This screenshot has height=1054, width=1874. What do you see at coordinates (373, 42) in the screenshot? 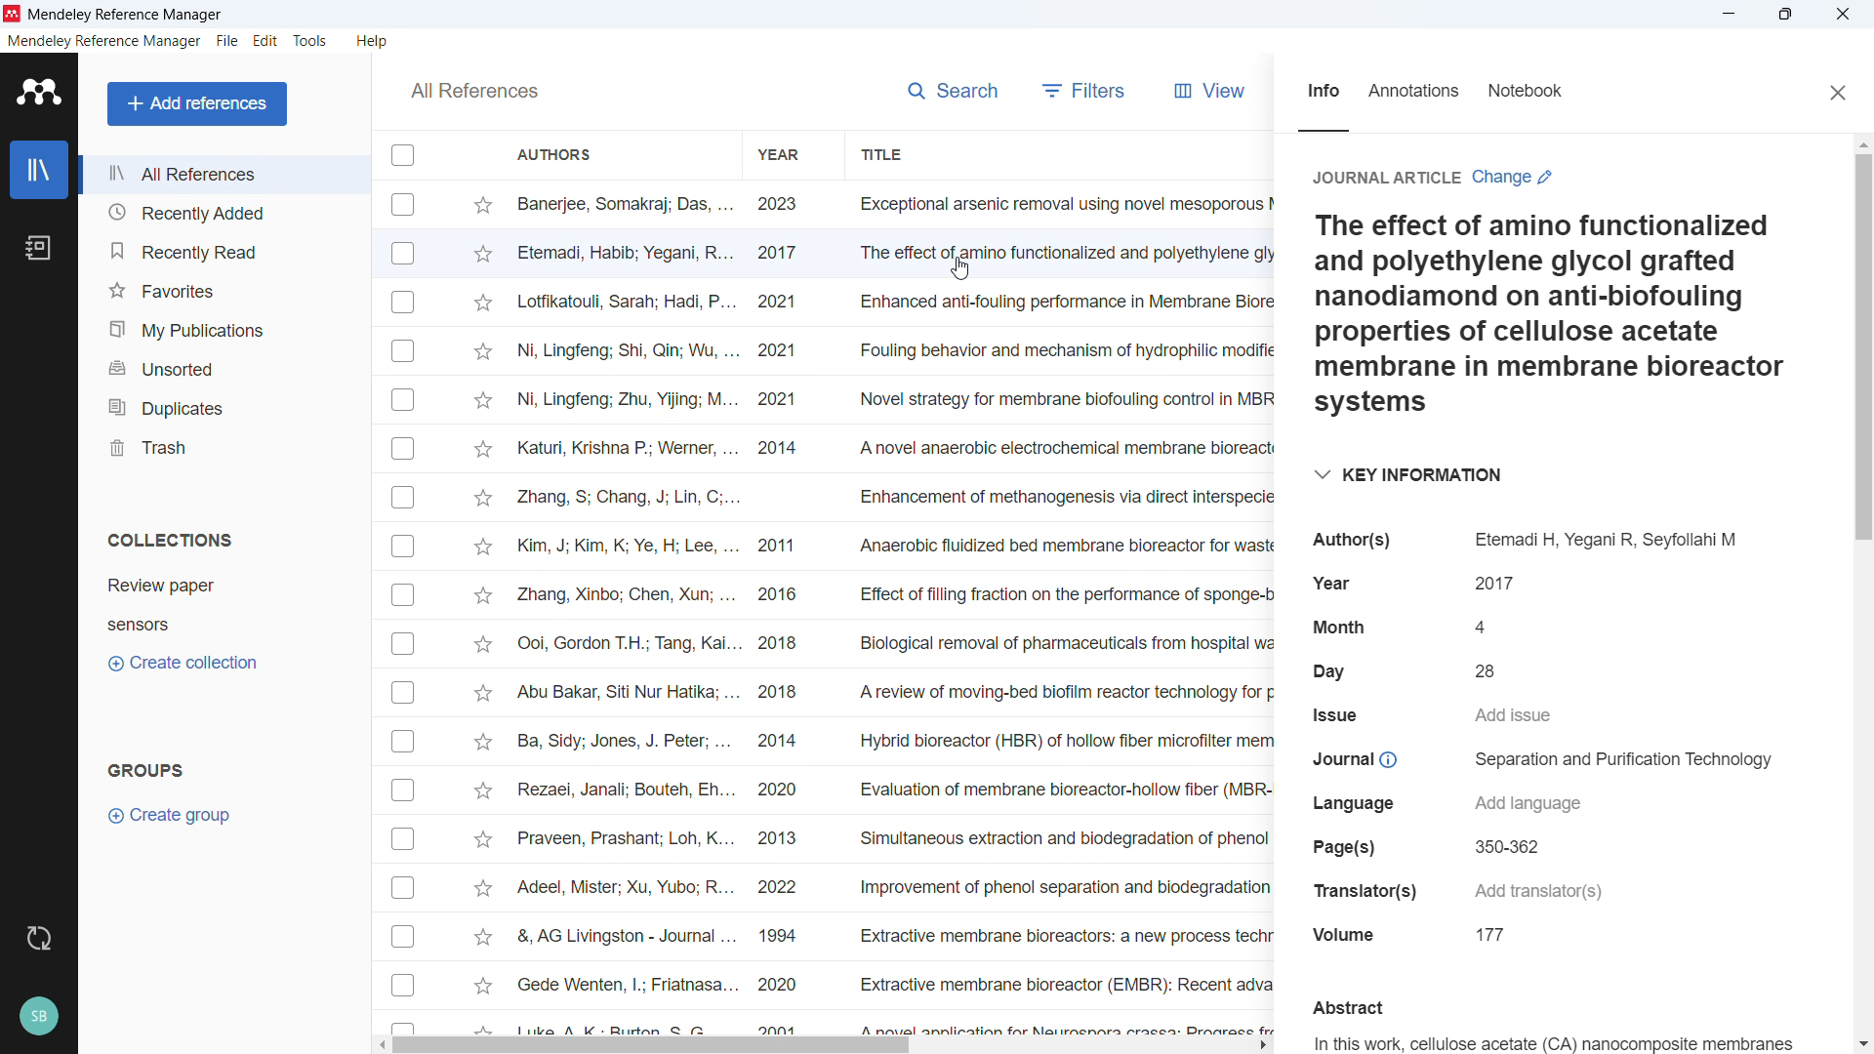
I see `help` at bounding box center [373, 42].